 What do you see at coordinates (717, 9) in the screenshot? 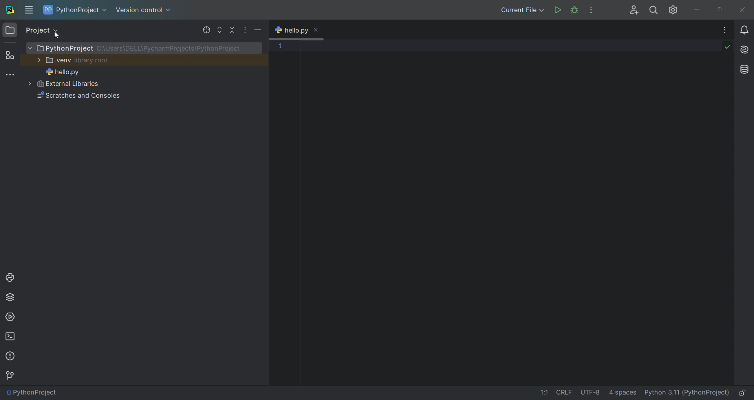
I see `maximize/restore` at bounding box center [717, 9].